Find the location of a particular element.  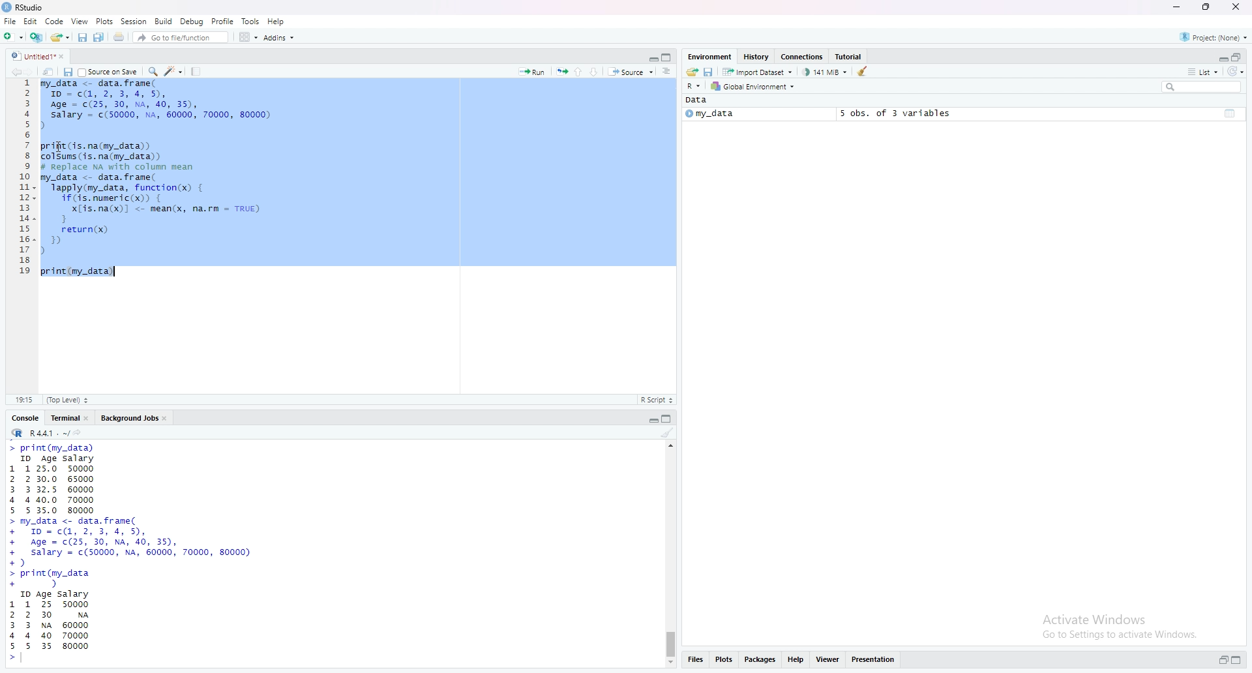

collapse is located at coordinates (670, 419).